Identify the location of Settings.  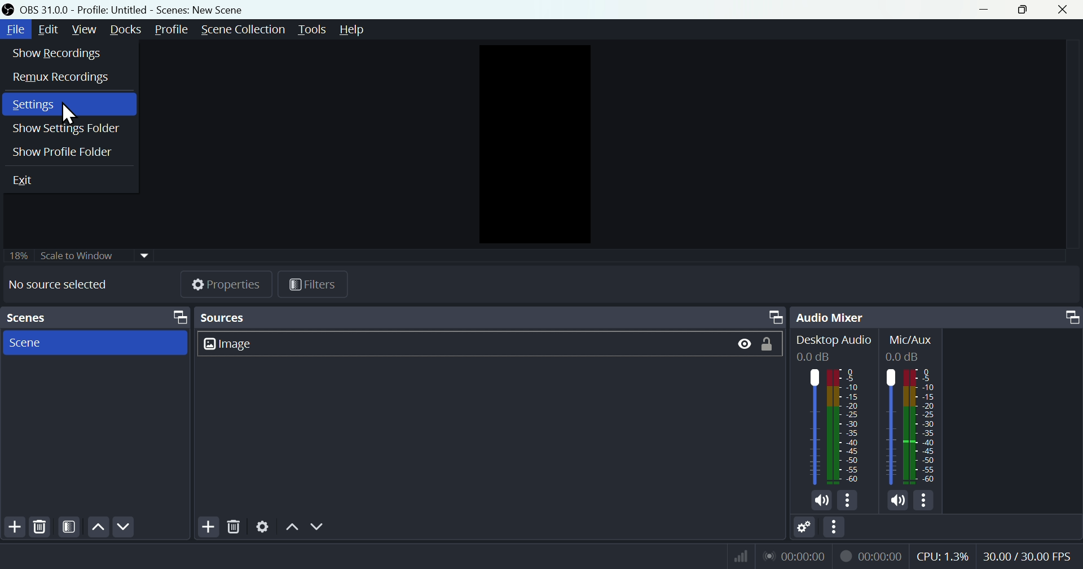
(805, 529).